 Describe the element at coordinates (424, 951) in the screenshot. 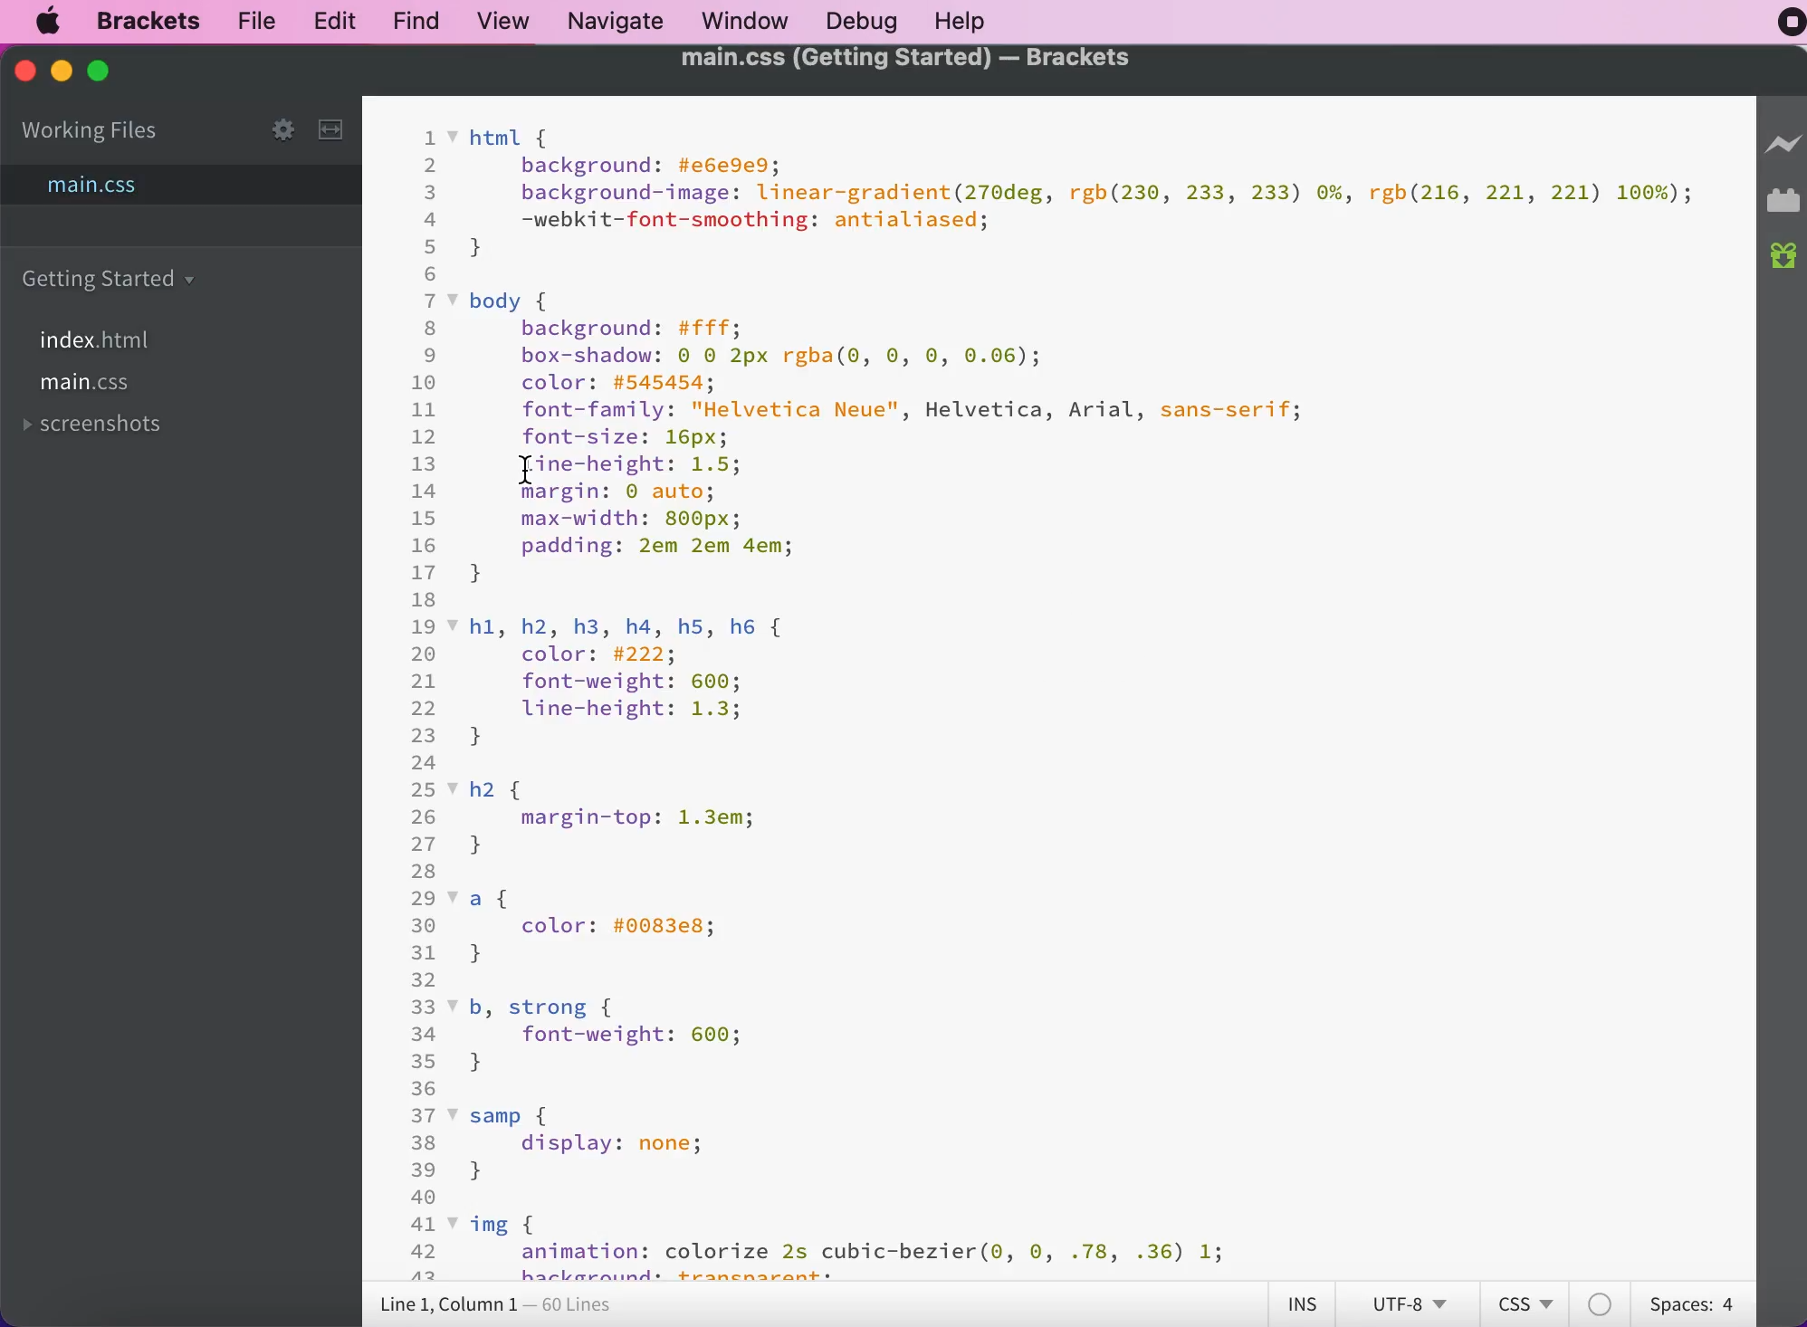

I see `31` at that location.